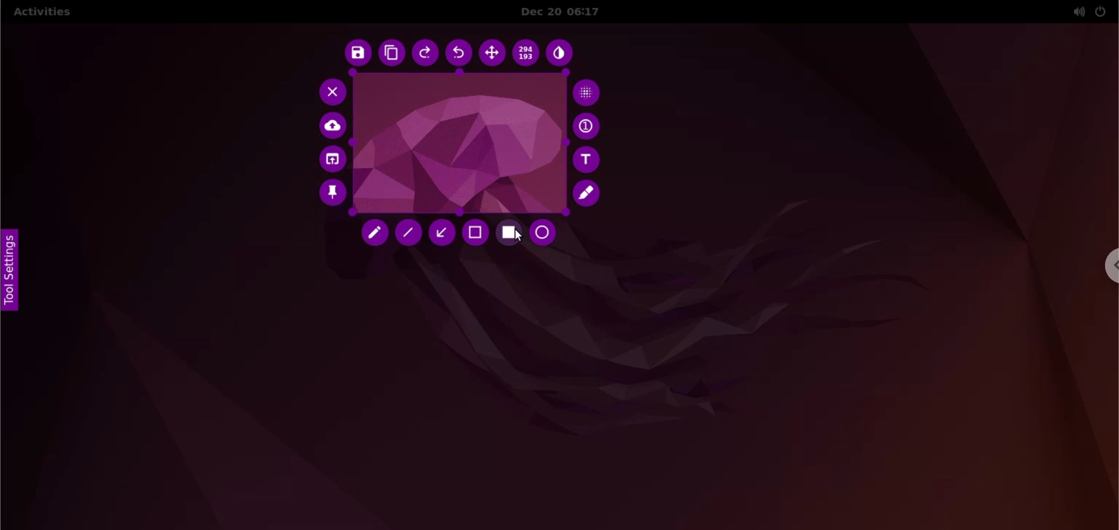  What do you see at coordinates (426, 54) in the screenshot?
I see `redo` at bounding box center [426, 54].